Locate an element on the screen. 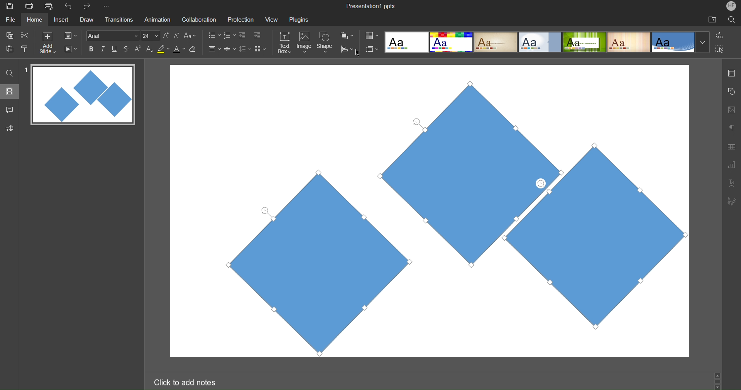 This screenshot has width=741, height=390. Number List is located at coordinates (229, 36).